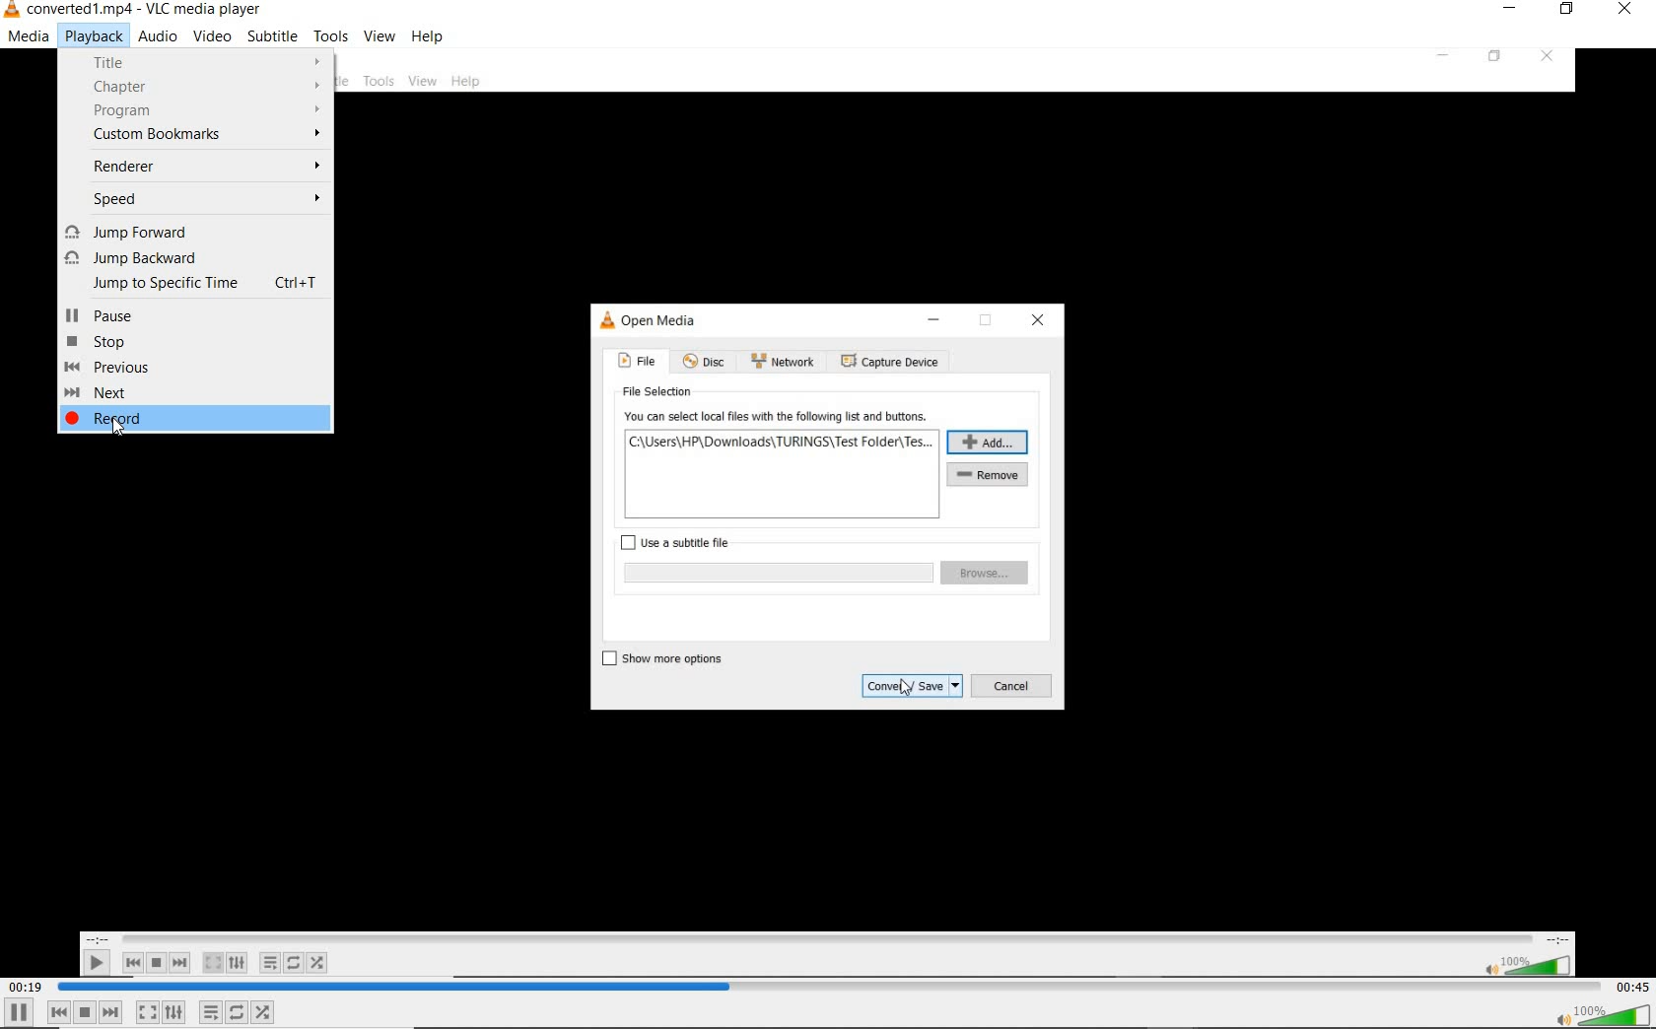 This screenshot has height=1029, width=1656. What do you see at coordinates (211, 1011) in the screenshot?
I see `toggle playlist` at bounding box center [211, 1011].